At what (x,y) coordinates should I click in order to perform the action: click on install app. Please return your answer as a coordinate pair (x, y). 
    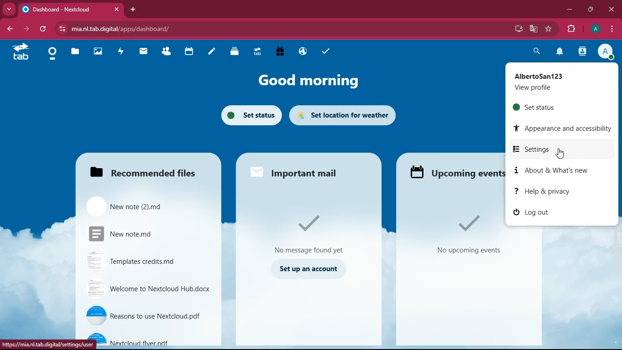
    Looking at the image, I should click on (518, 29).